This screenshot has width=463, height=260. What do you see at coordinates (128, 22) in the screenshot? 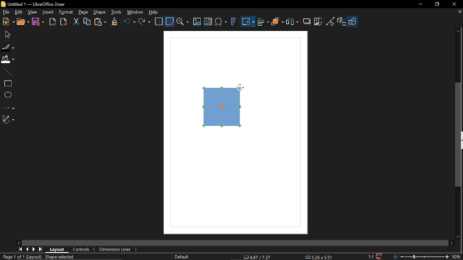
I see `Undo` at bounding box center [128, 22].